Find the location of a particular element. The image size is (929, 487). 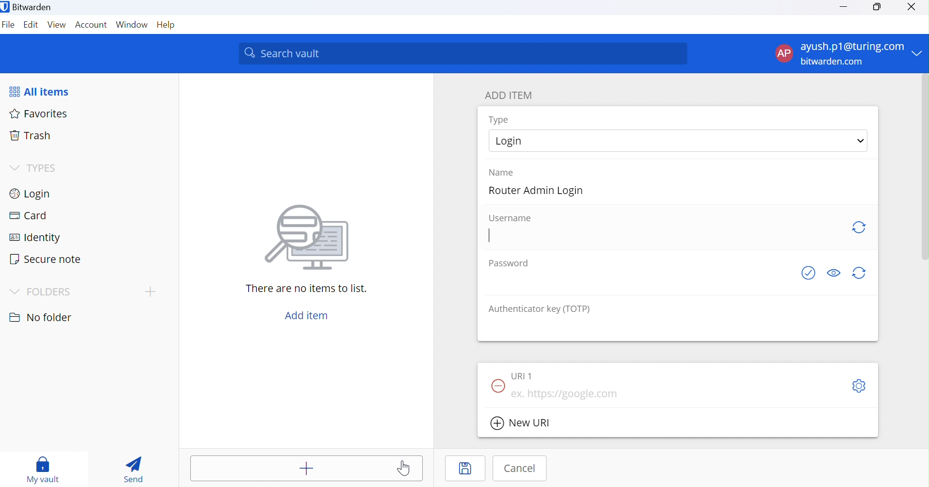

https://google ta is located at coordinates (567, 394).